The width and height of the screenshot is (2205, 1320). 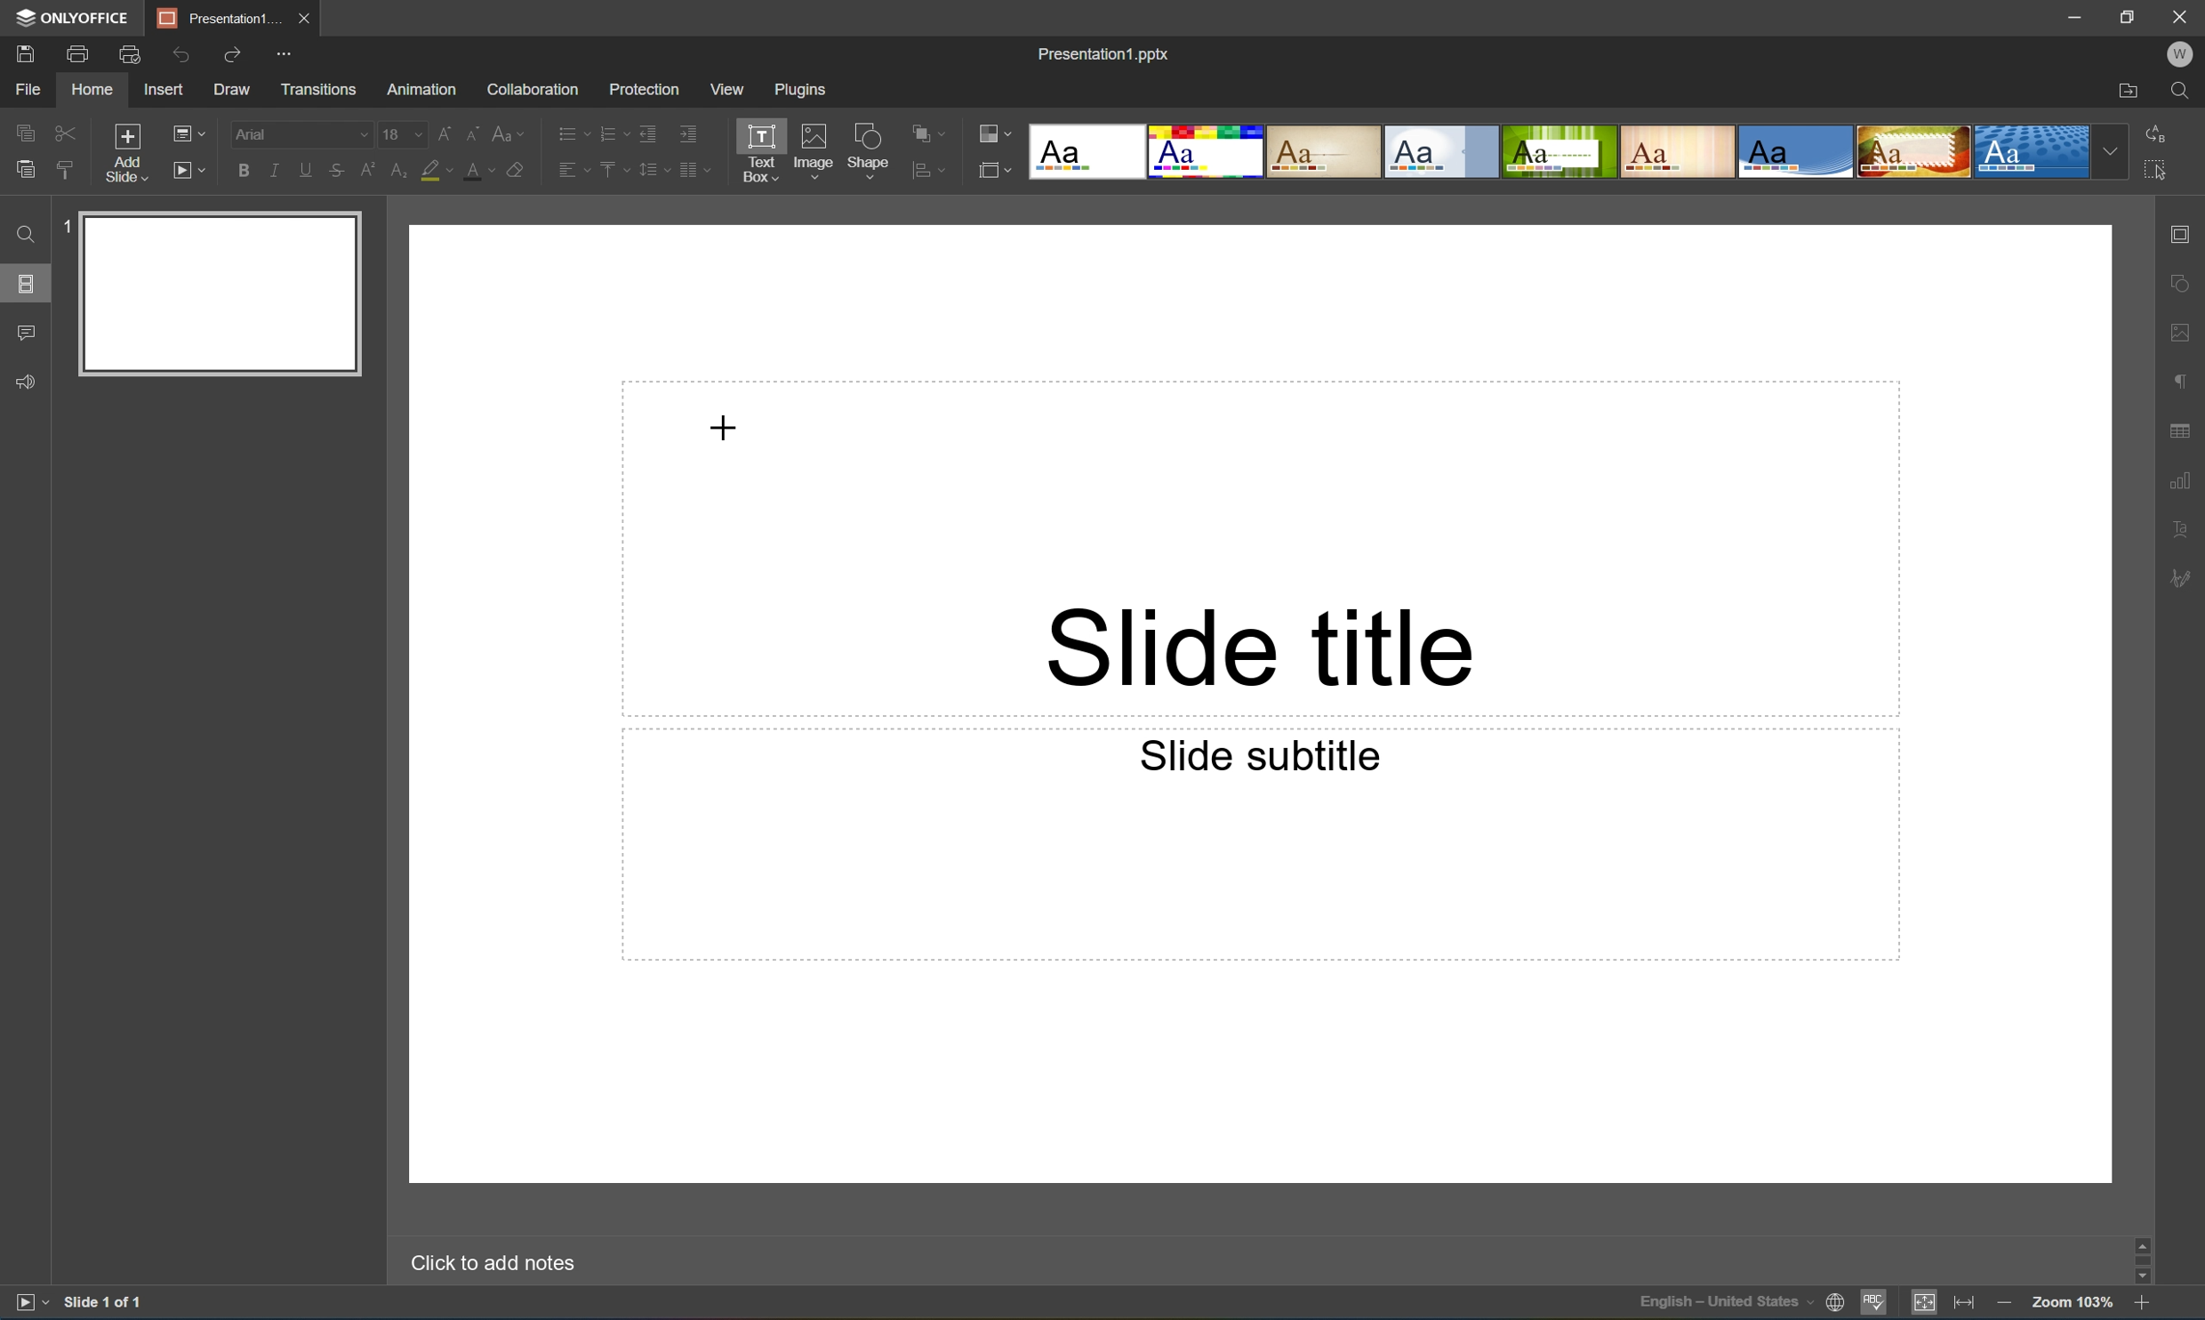 I want to click on Click to add notes, so click(x=489, y=1260).